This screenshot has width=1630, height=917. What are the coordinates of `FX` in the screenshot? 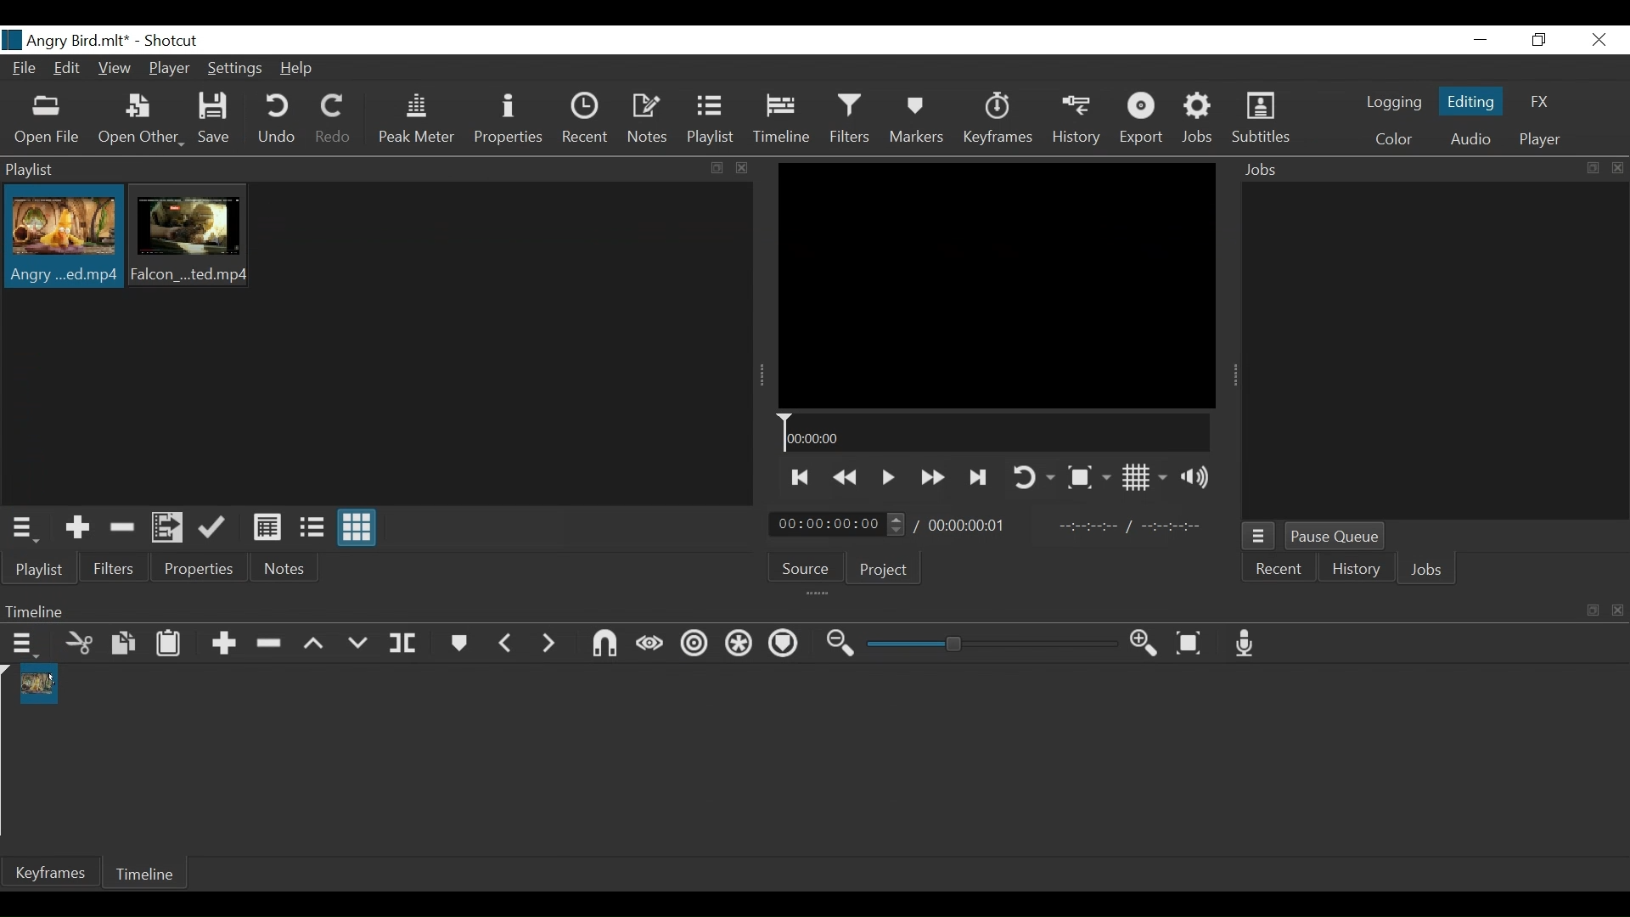 It's located at (1541, 102).